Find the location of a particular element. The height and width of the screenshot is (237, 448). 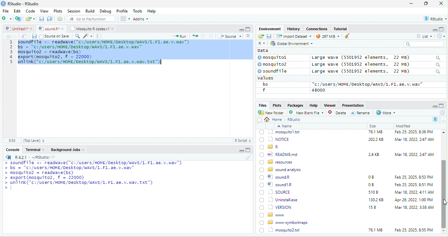

New Folder is located at coordinates (272, 113).